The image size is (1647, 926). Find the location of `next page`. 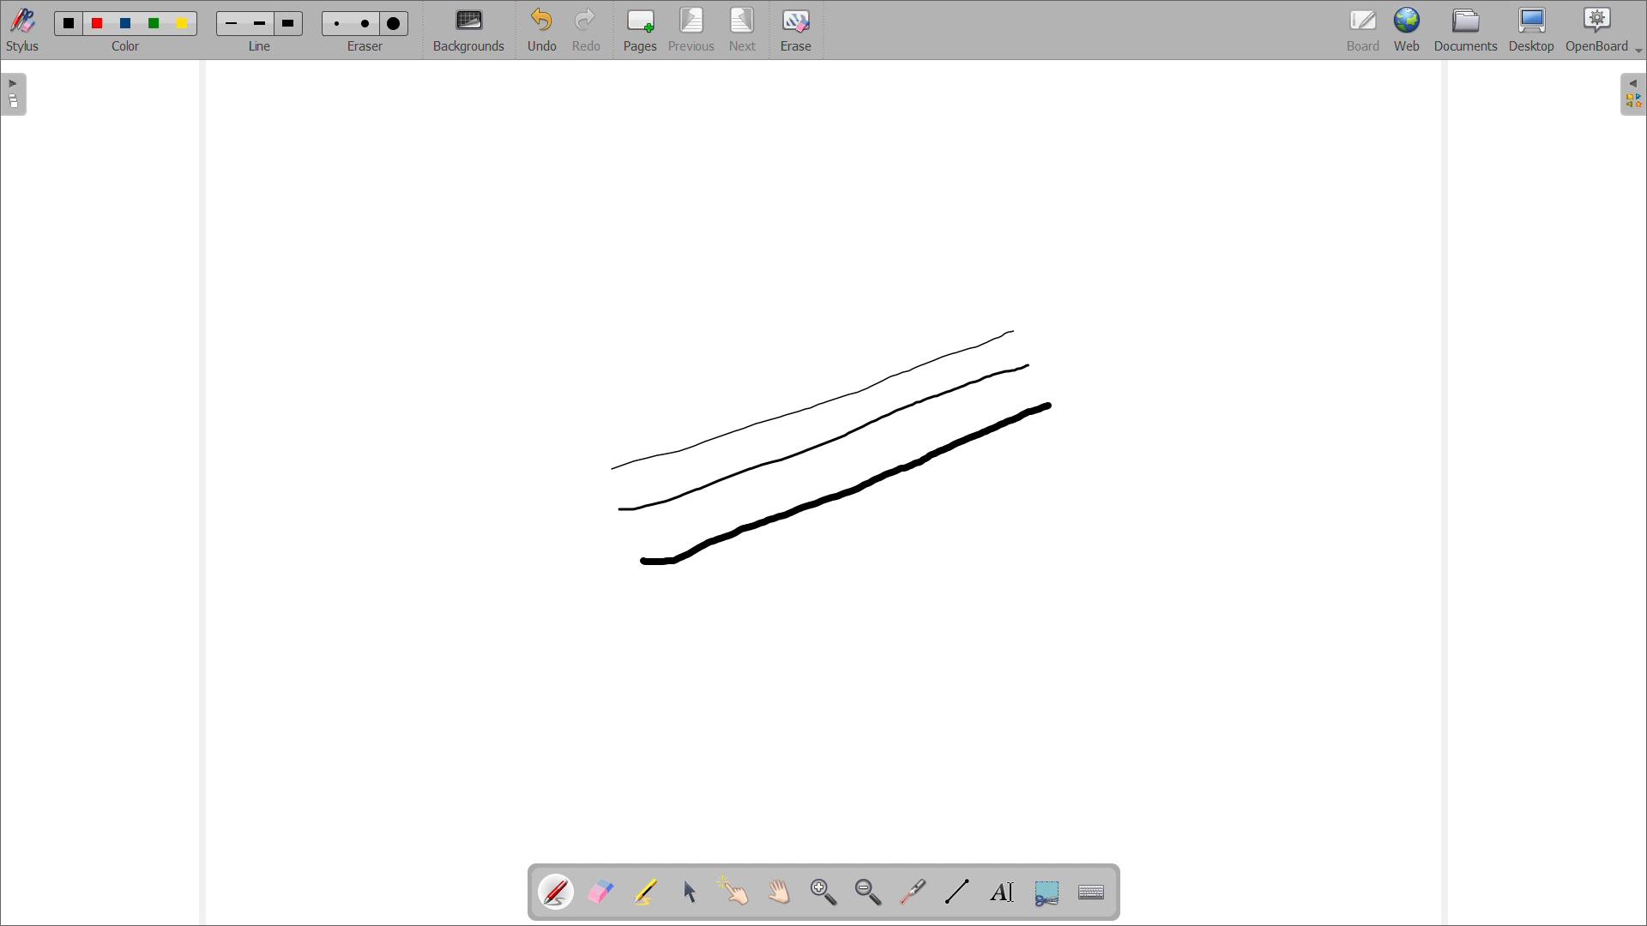

next page is located at coordinates (744, 30).